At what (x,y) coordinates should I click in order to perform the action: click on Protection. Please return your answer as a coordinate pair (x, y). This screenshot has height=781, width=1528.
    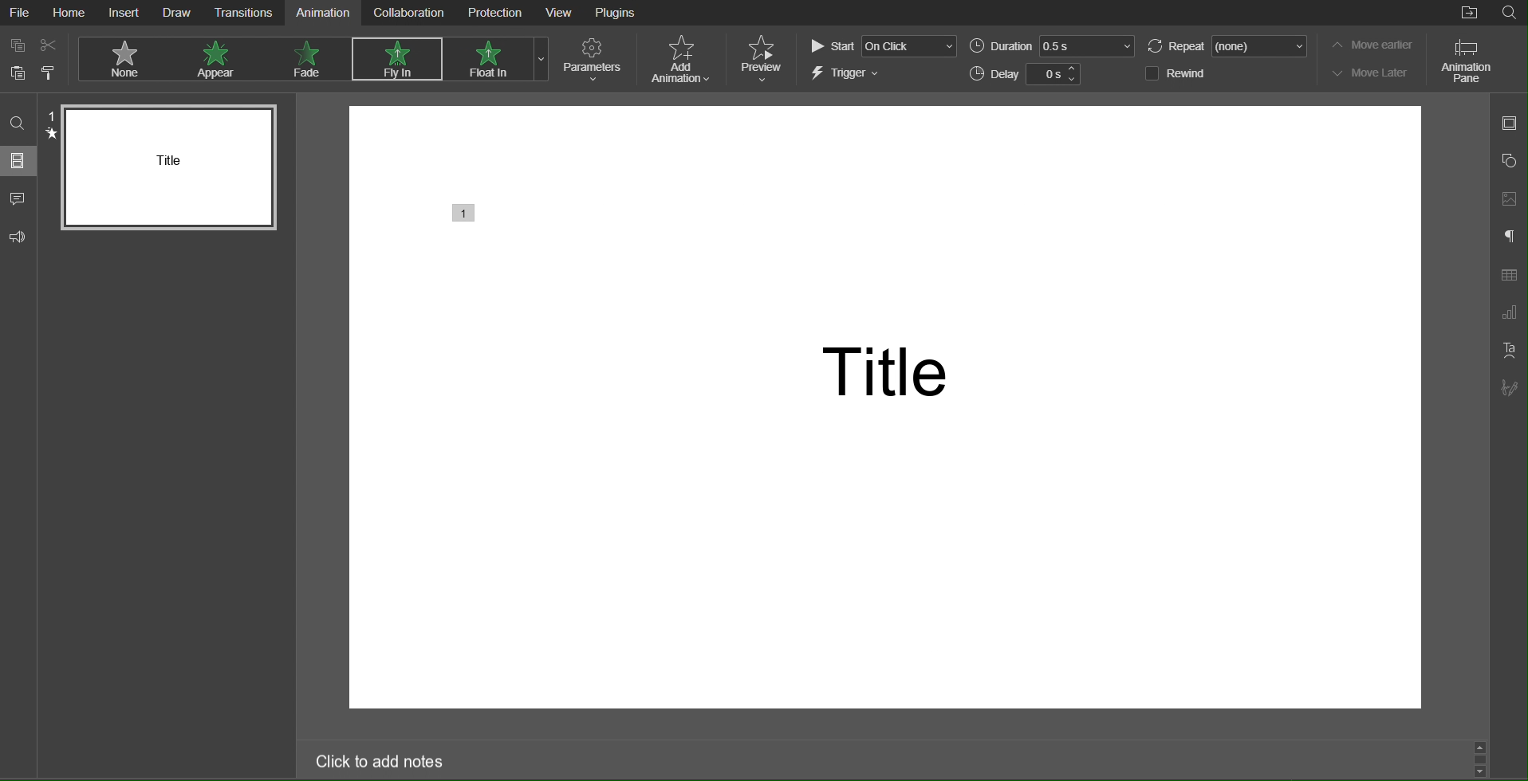
    Looking at the image, I should click on (494, 13).